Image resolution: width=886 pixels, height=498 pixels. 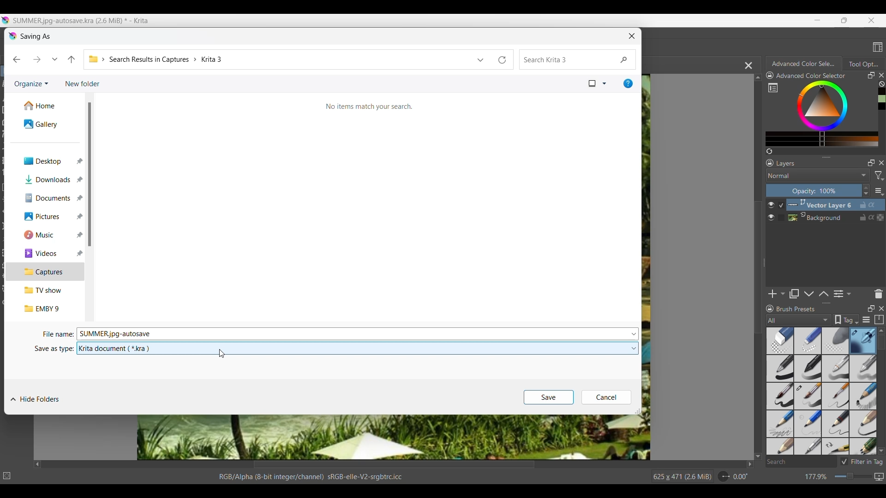 What do you see at coordinates (578, 59) in the screenshot?
I see `Quick search` at bounding box center [578, 59].